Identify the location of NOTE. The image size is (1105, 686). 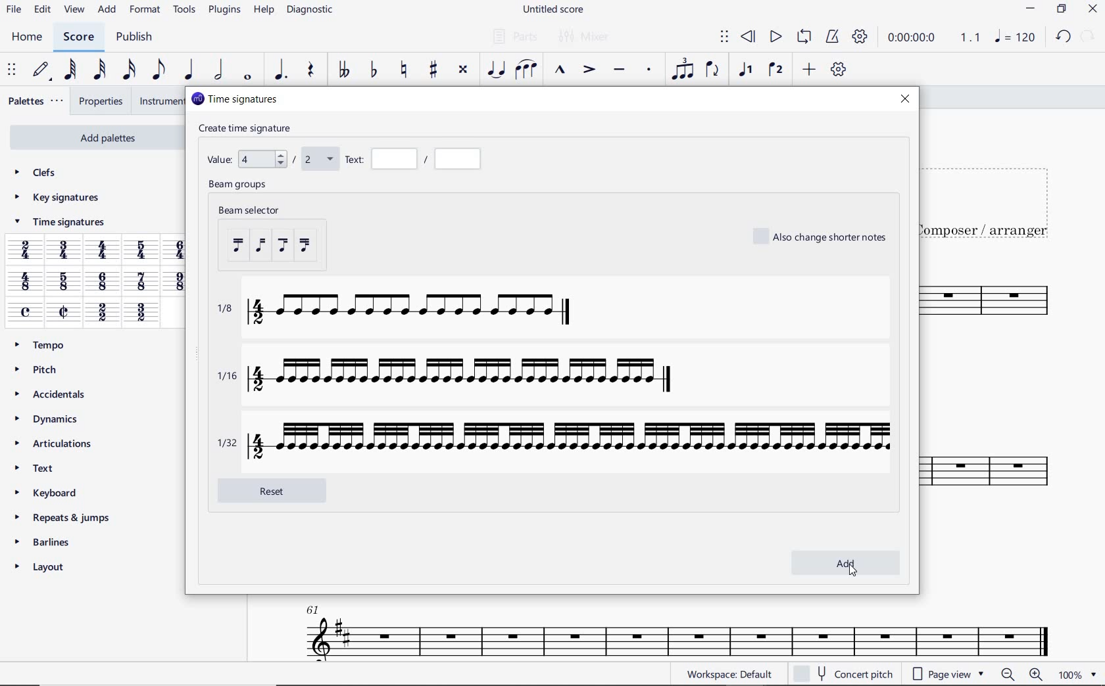
(1014, 36).